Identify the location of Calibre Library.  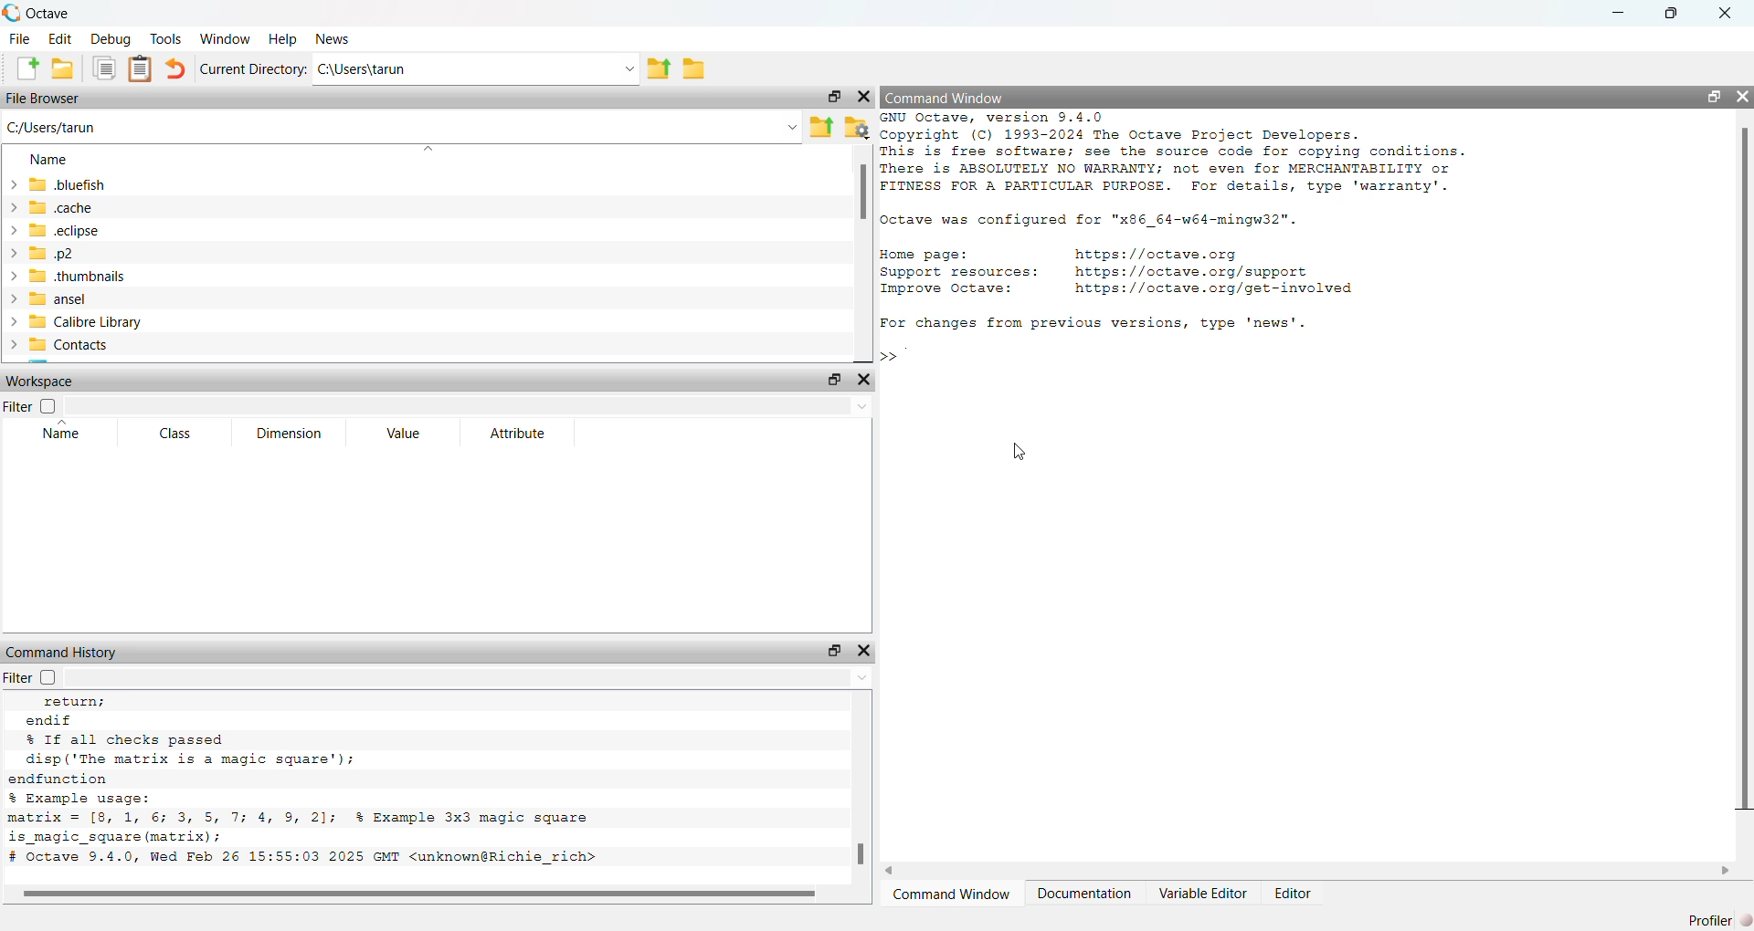
(73, 321).